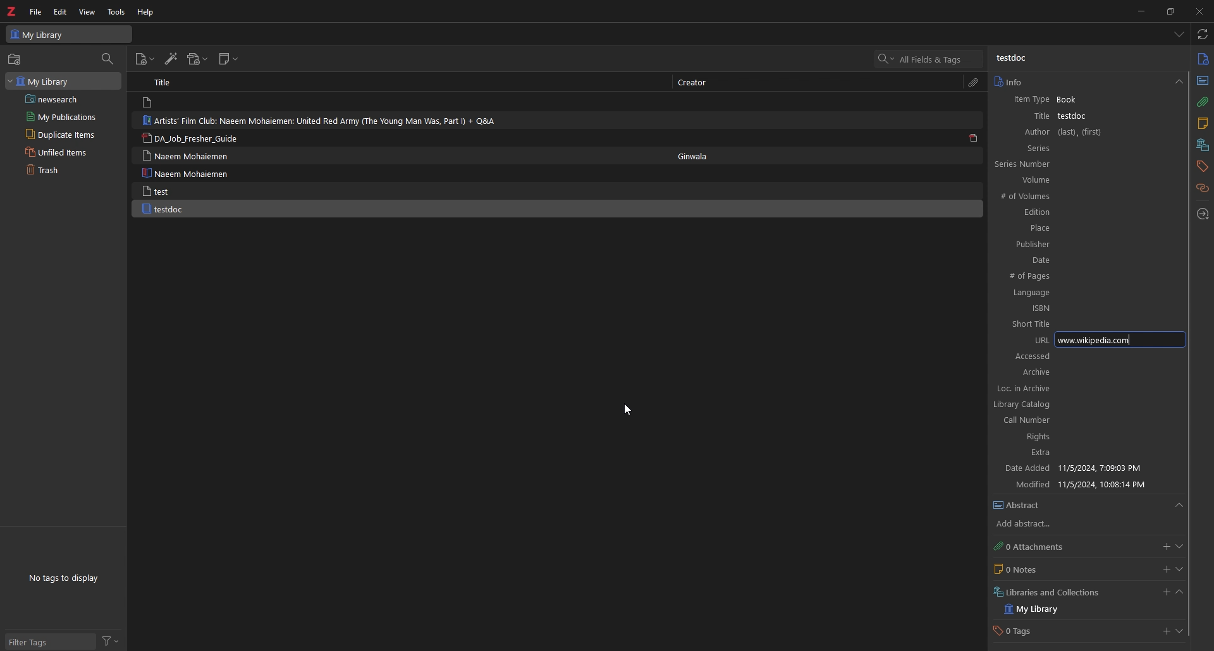 The image size is (1214, 651). I want to click on Artists’ Film Club: Naeem Mohaiemen: United Red Army, so click(322, 121).